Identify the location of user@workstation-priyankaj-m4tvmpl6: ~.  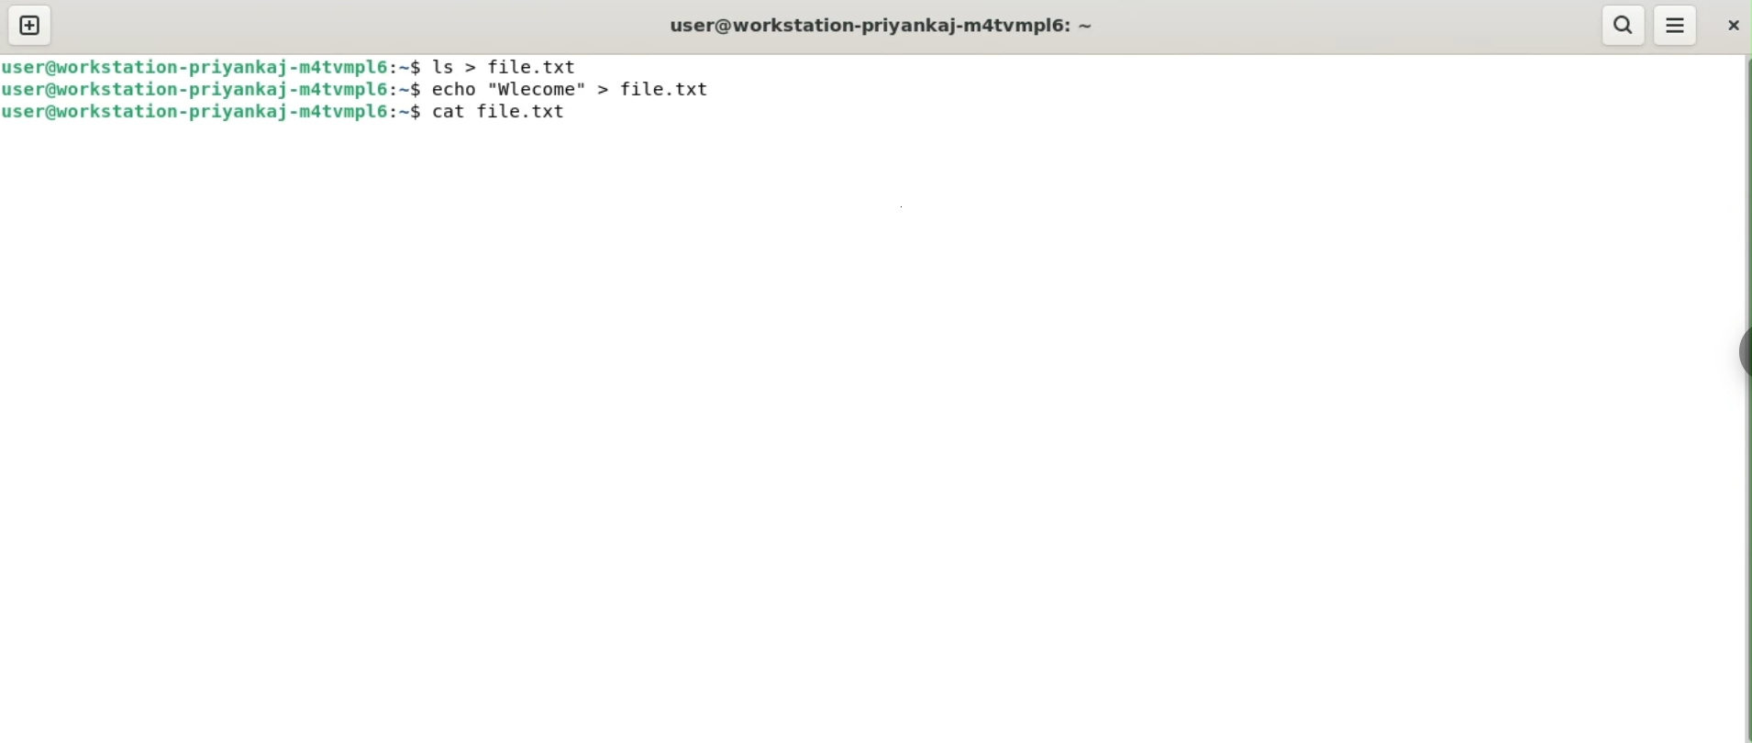
(891, 26).